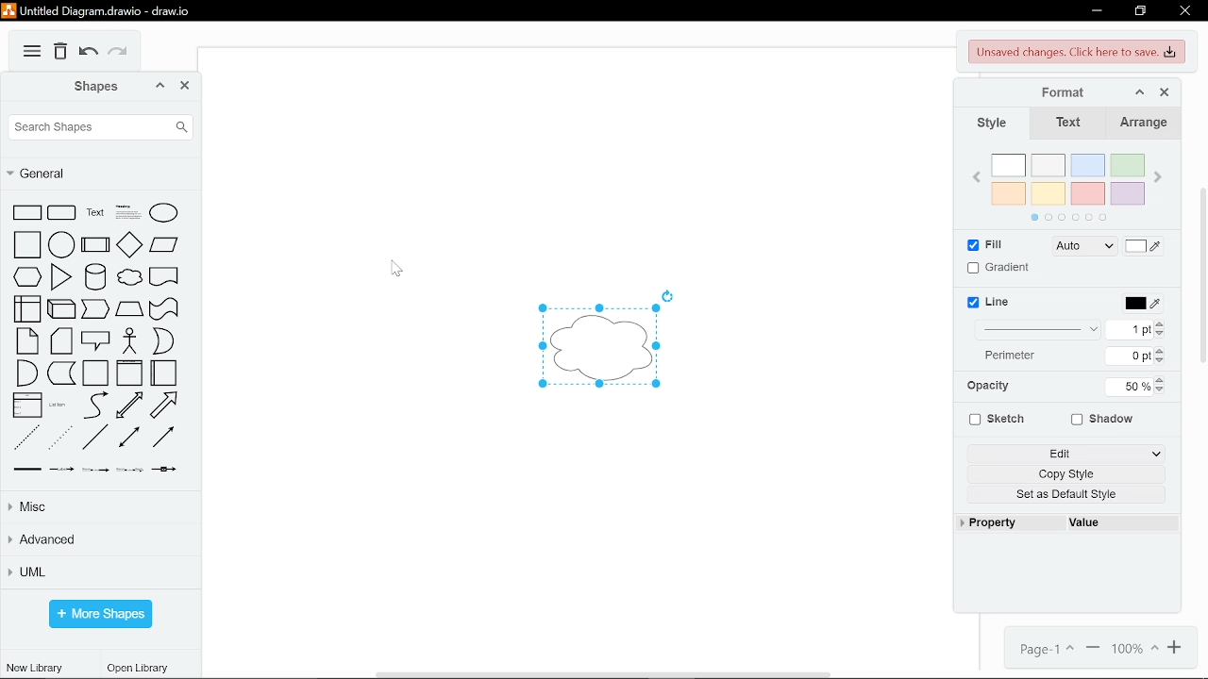 The height and width of the screenshot is (679, 1208). What do you see at coordinates (128, 277) in the screenshot?
I see `cloud` at bounding box center [128, 277].